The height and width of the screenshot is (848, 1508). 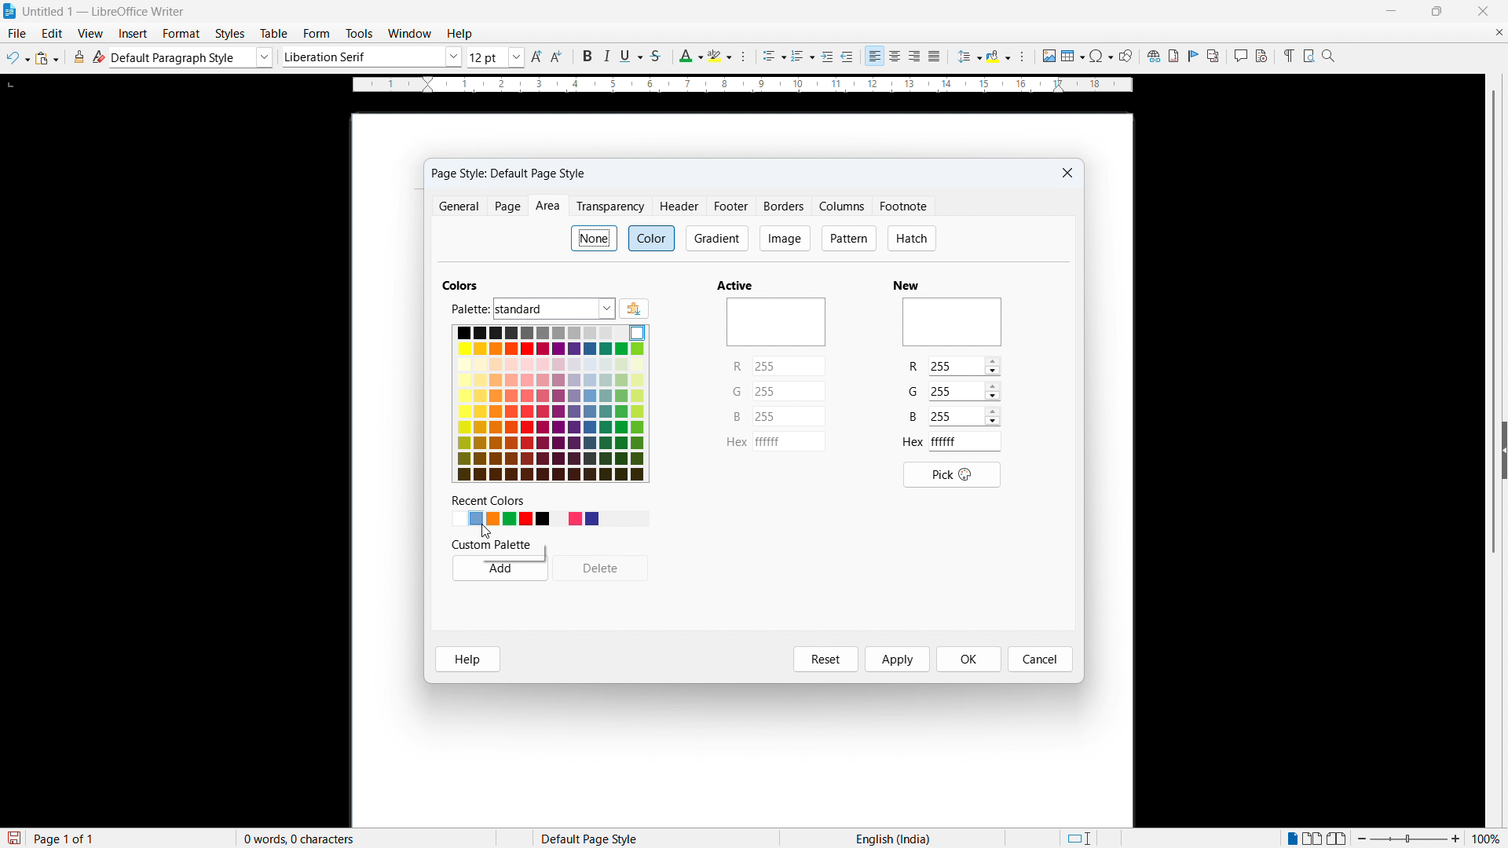 What do you see at coordinates (1100, 55) in the screenshot?
I see `Add symbol ` at bounding box center [1100, 55].